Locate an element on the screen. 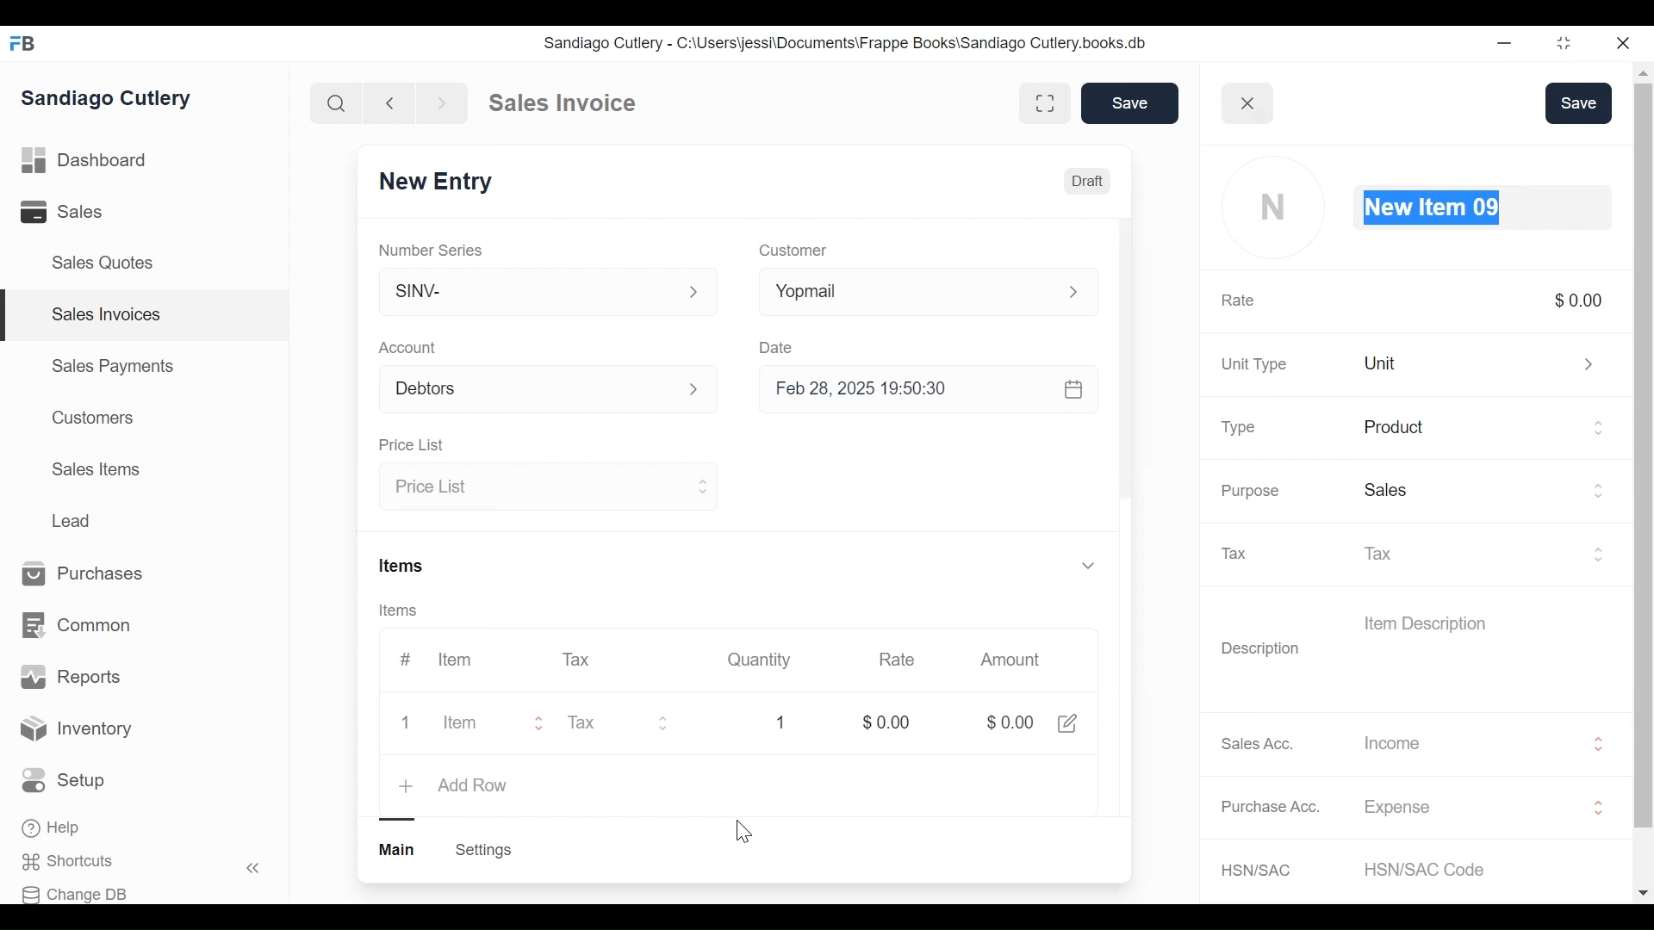  1  is located at coordinates (783, 722).